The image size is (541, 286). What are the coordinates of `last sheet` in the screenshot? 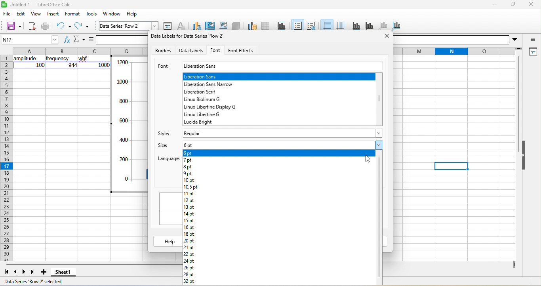 It's located at (34, 273).